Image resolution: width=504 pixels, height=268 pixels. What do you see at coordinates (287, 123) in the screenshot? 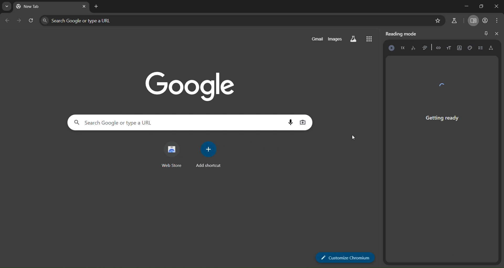
I see `voice search` at bounding box center [287, 123].